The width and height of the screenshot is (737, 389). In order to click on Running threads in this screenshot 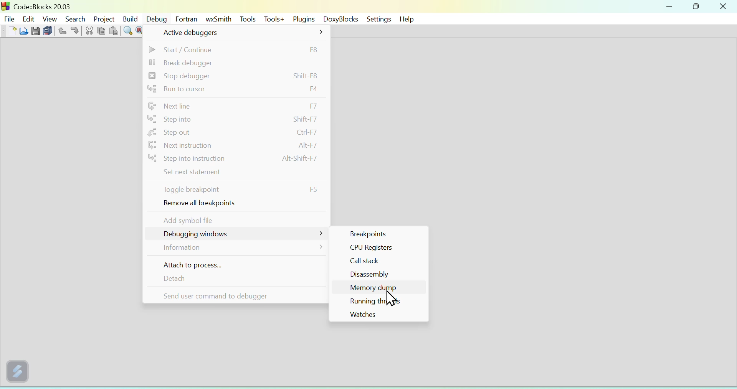, I will do `click(380, 302)`.